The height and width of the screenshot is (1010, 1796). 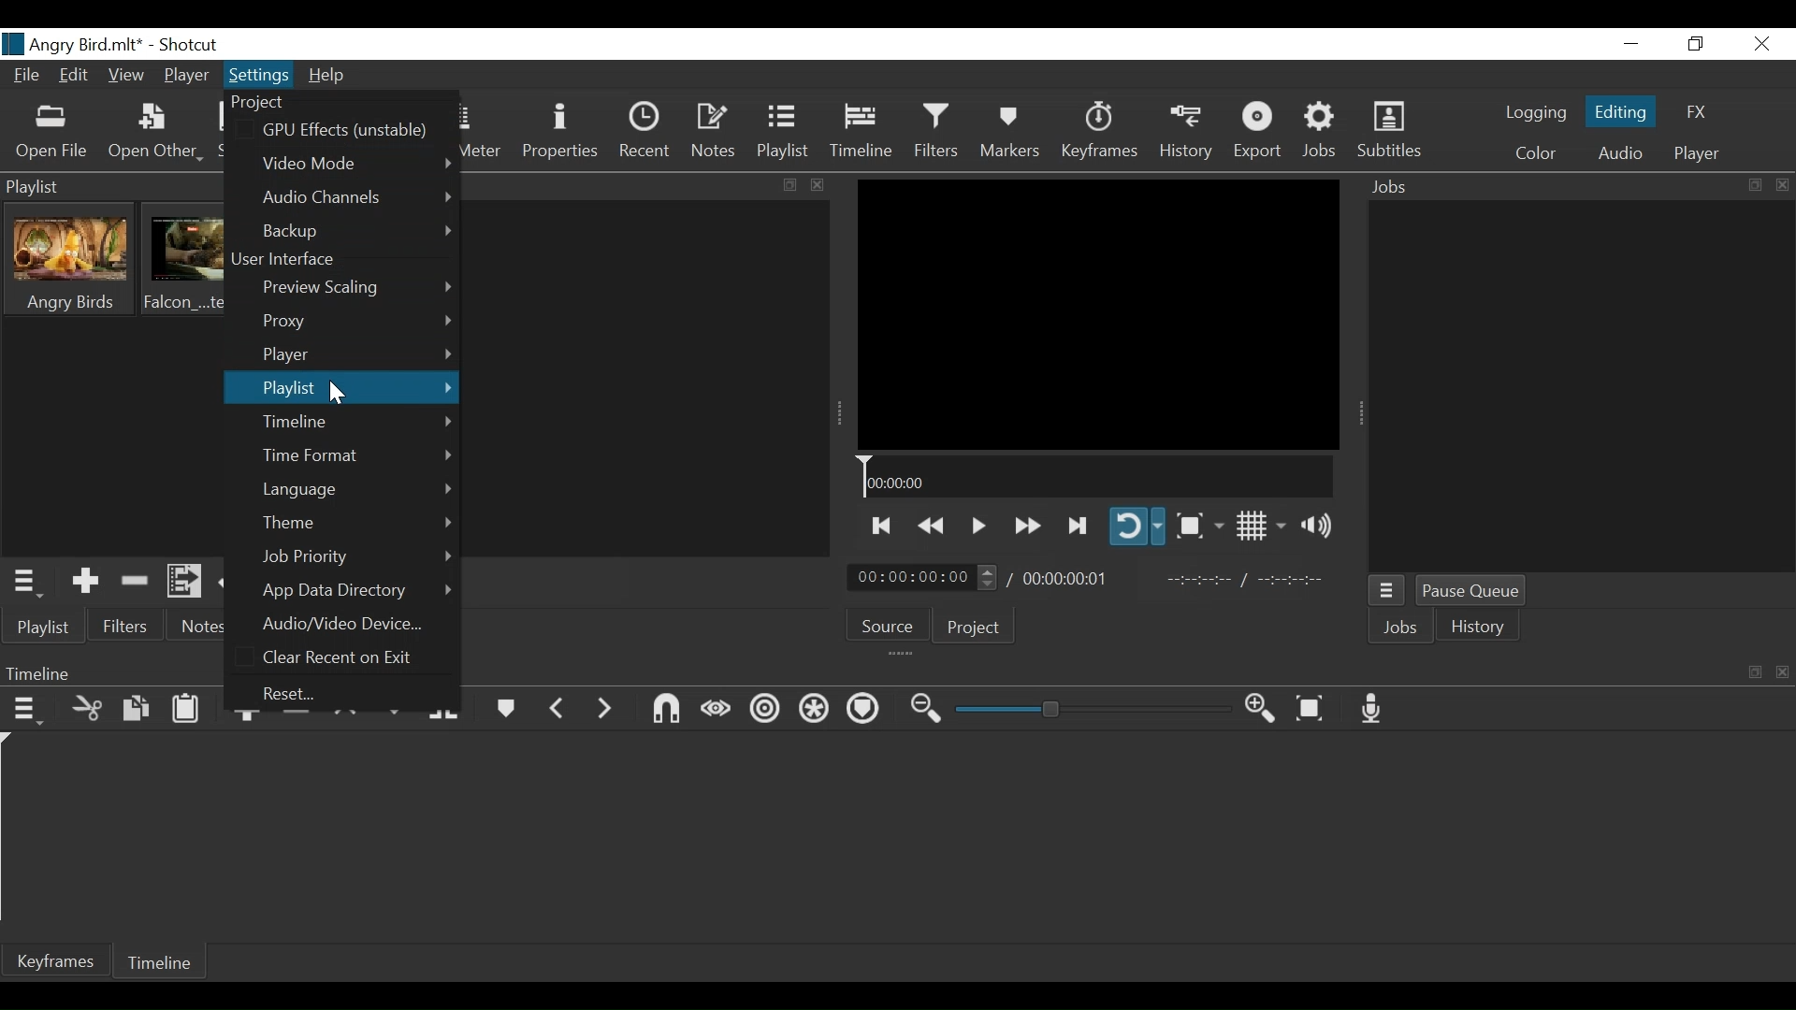 What do you see at coordinates (74, 43) in the screenshot?
I see `File name` at bounding box center [74, 43].